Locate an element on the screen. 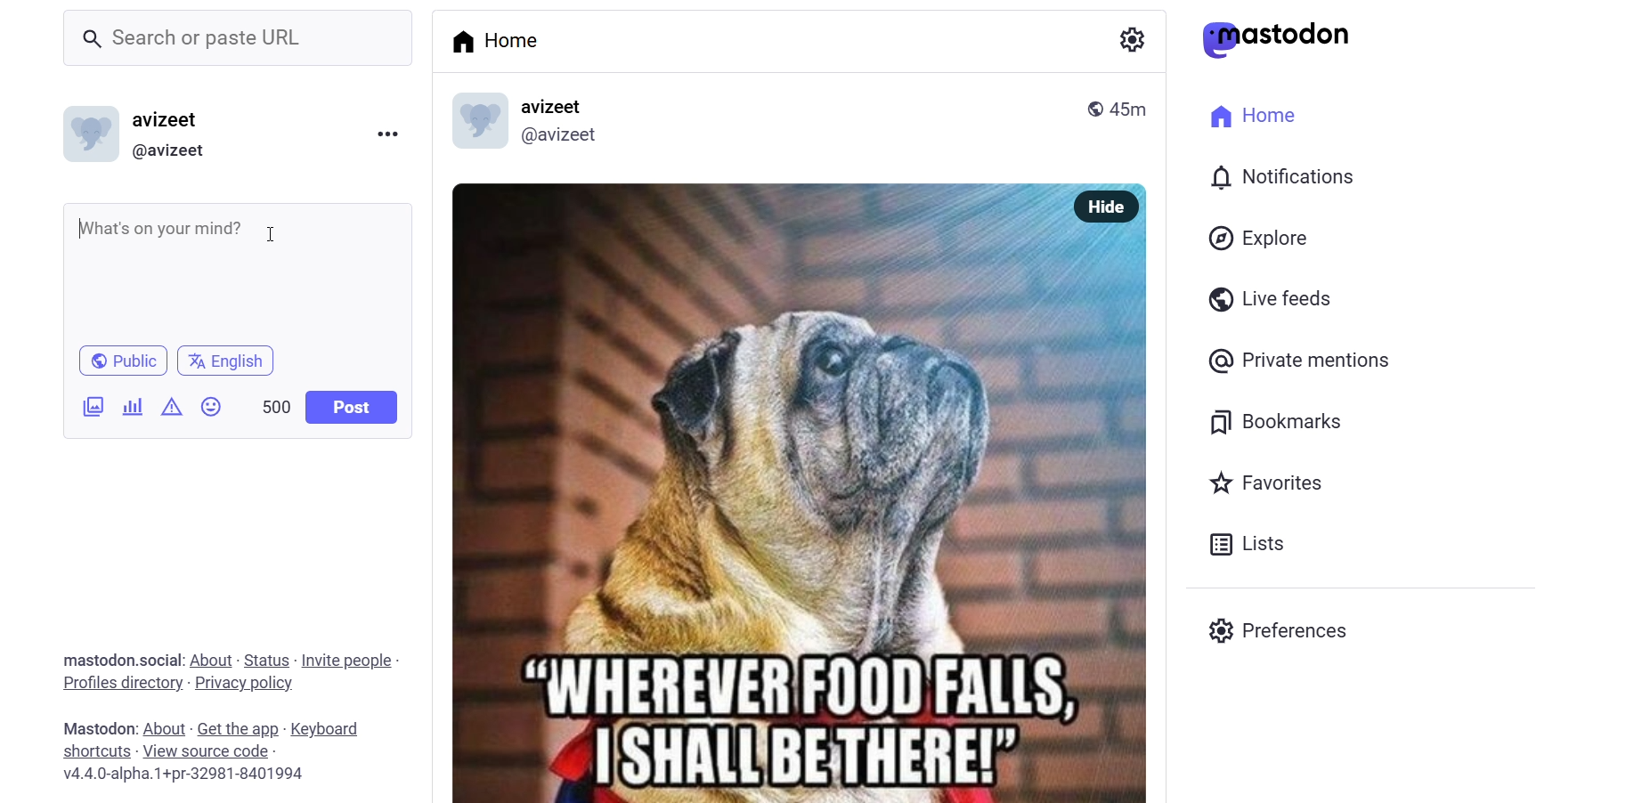   Public is located at coordinates (126, 361).